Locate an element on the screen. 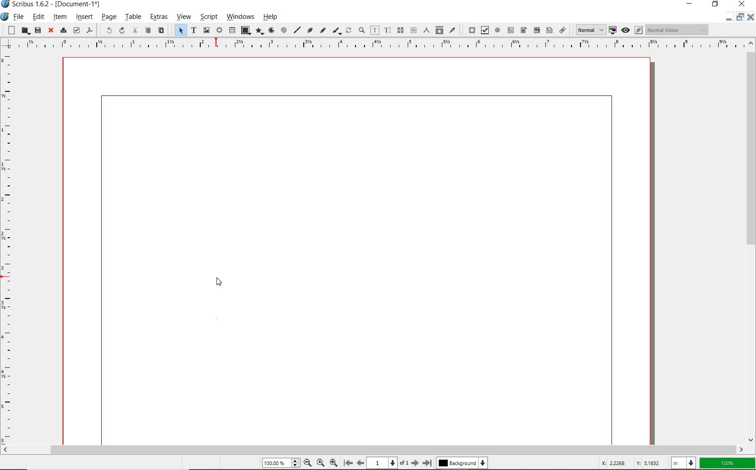  line is located at coordinates (297, 30).